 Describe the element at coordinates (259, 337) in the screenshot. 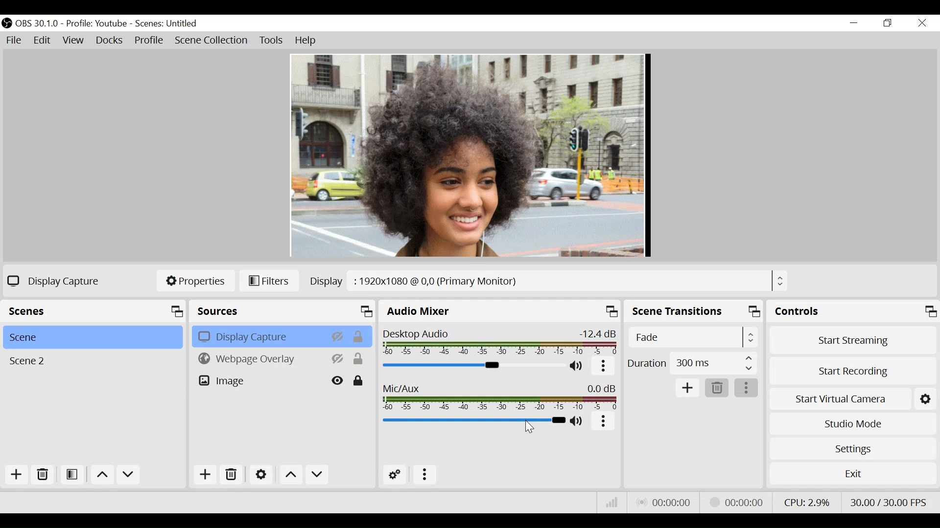

I see `Display Capture Source` at that location.